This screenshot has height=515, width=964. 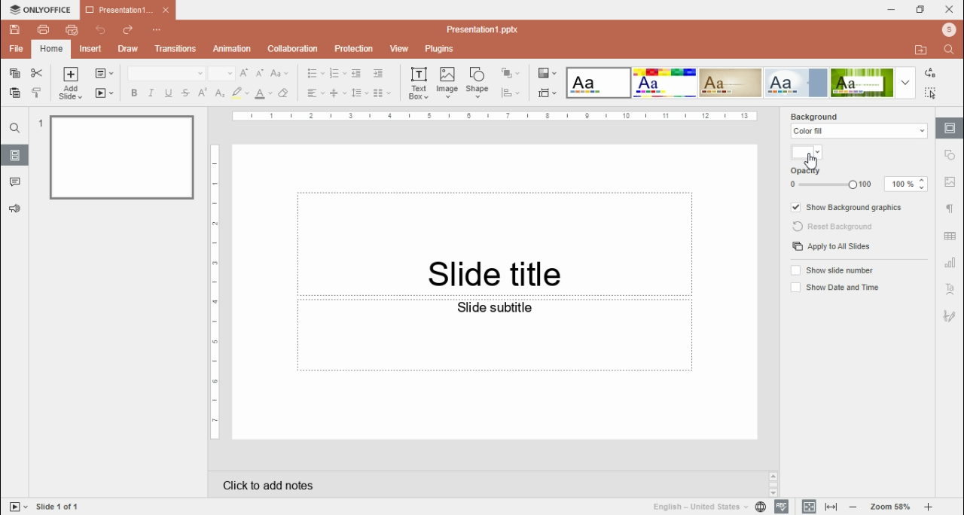 I want to click on checkbox: show background graphics, so click(x=847, y=206).